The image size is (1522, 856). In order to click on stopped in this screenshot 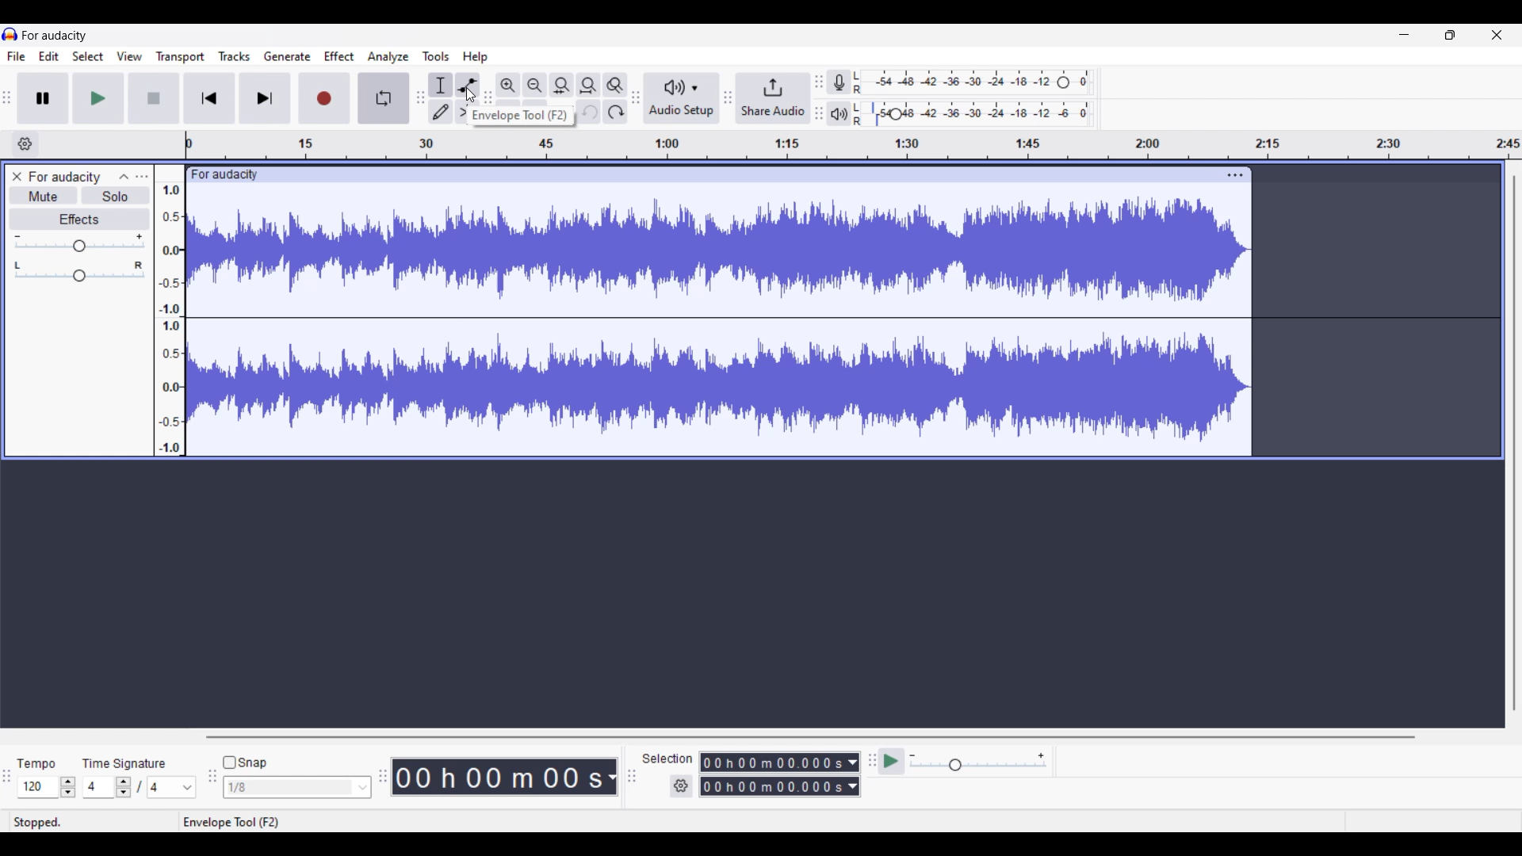, I will do `click(38, 823)`.